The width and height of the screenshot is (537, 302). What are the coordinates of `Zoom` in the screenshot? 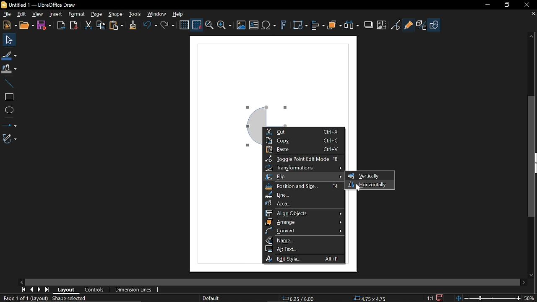 It's located at (224, 25).